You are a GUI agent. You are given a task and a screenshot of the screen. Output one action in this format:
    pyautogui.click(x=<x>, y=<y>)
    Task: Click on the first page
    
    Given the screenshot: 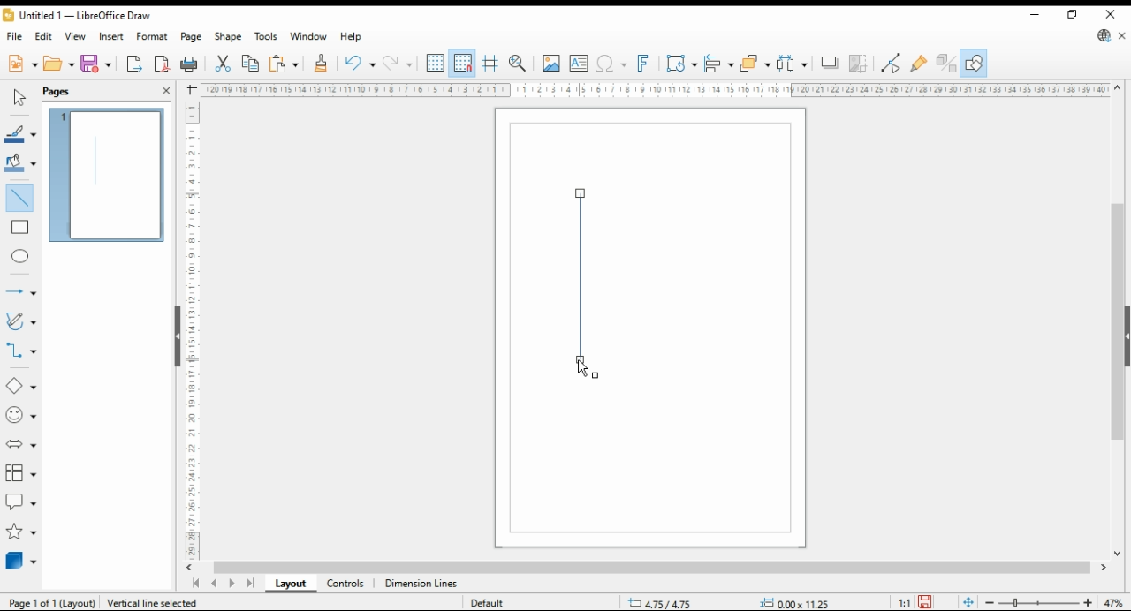 What is the action you would take?
    pyautogui.click(x=195, y=584)
    